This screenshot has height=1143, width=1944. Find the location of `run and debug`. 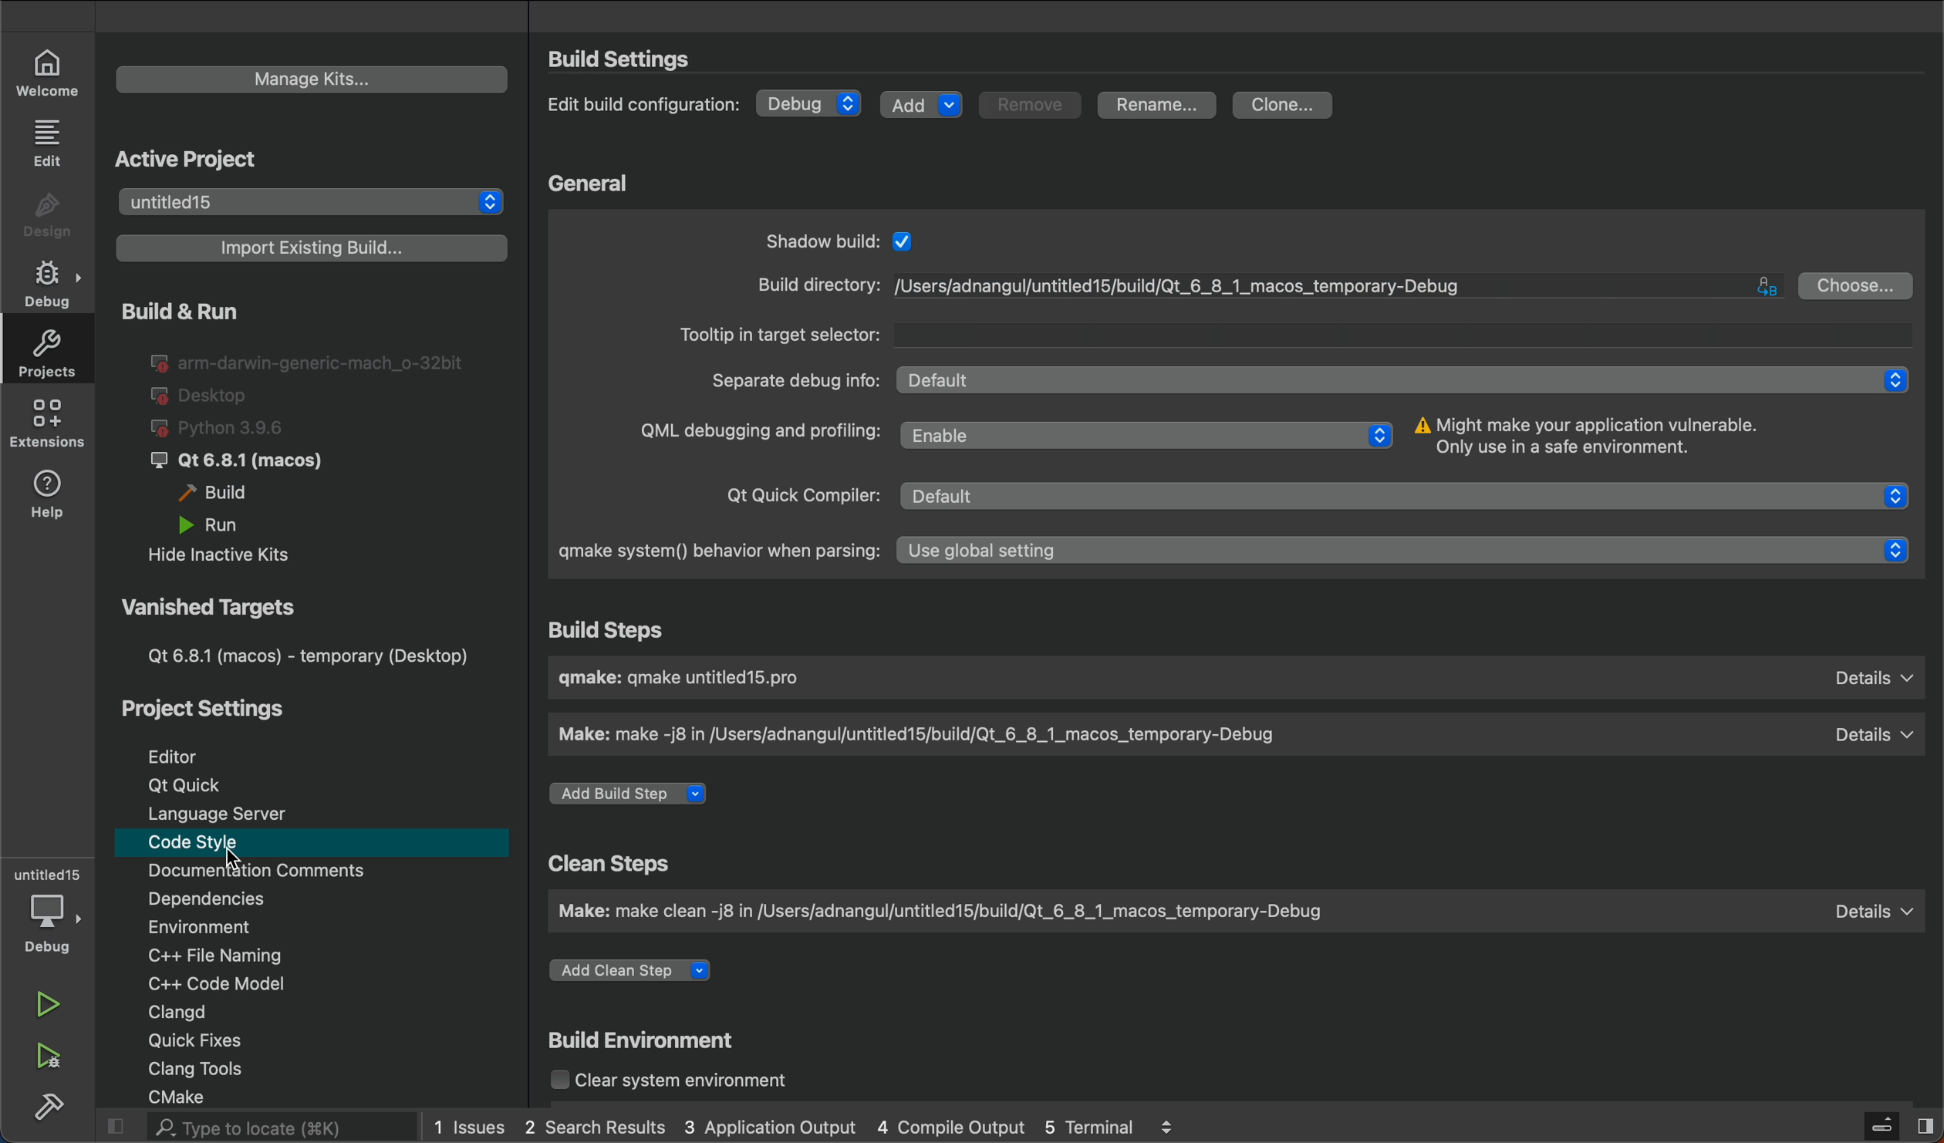

run and debug is located at coordinates (52, 1059).